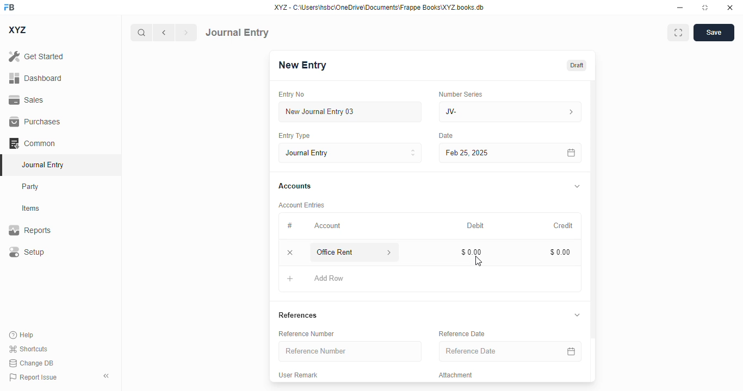 The height and width of the screenshot is (391, 743). Describe the element at coordinates (476, 226) in the screenshot. I see `debit` at that location.